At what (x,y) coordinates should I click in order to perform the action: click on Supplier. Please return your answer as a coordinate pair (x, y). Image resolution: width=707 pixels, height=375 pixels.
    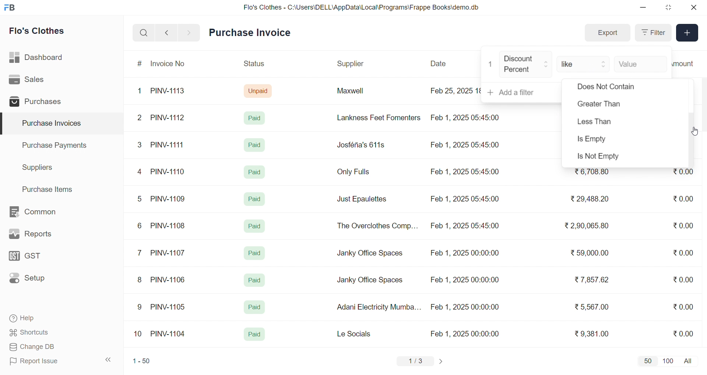
    Looking at the image, I should click on (352, 64).